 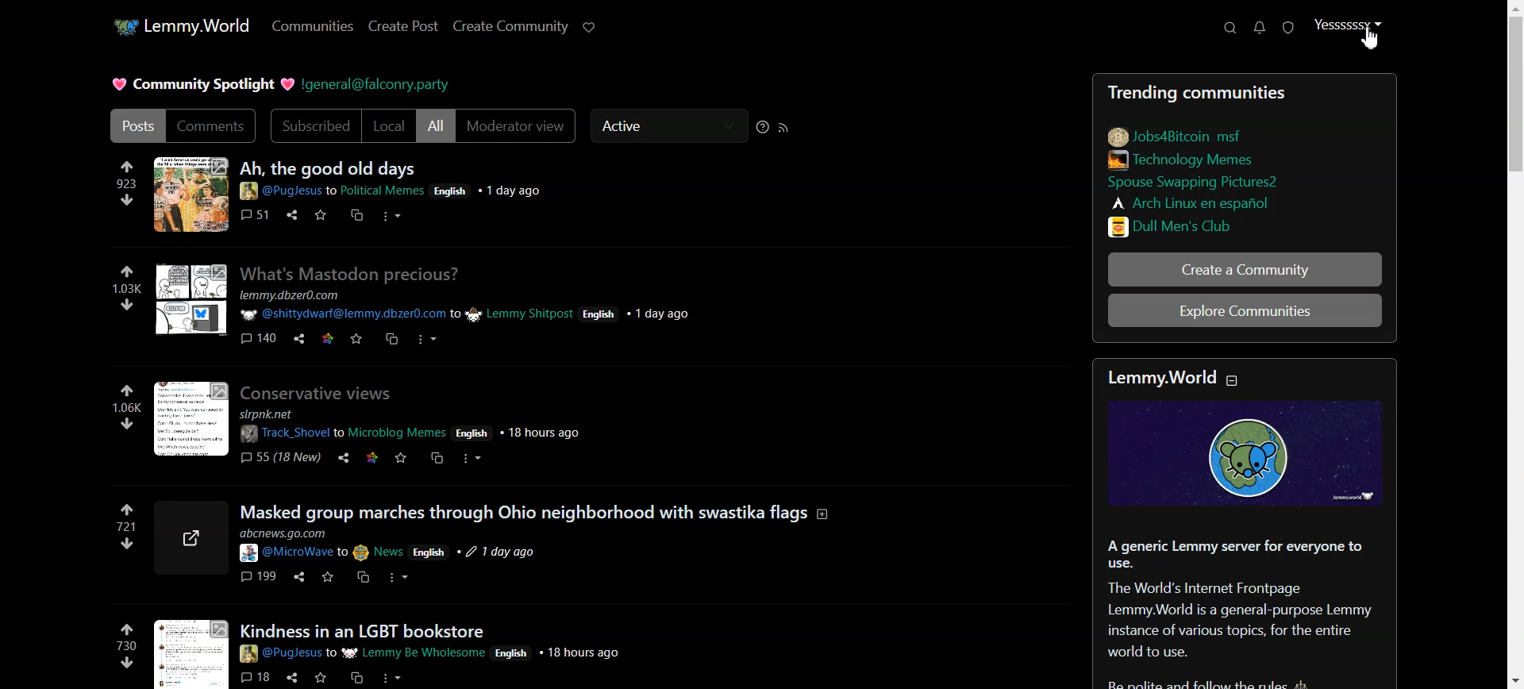 What do you see at coordinates (255, 677) in the screenshot?
I see `comments` at bounding box center [255, 677].